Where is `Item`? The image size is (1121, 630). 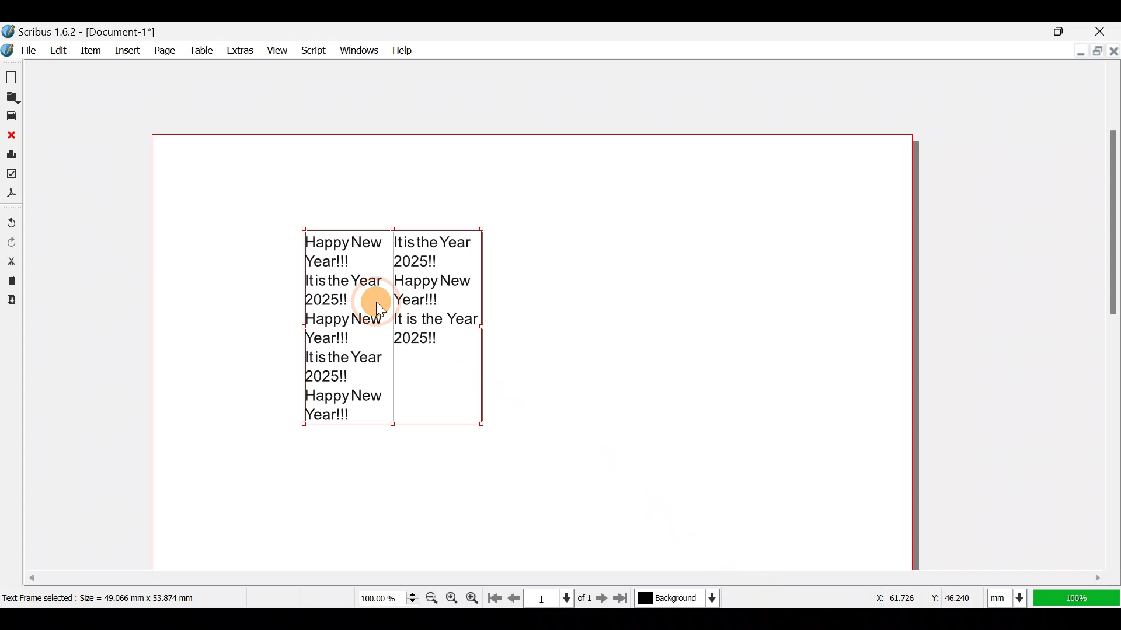 Item is located at coordinates (91, 50).